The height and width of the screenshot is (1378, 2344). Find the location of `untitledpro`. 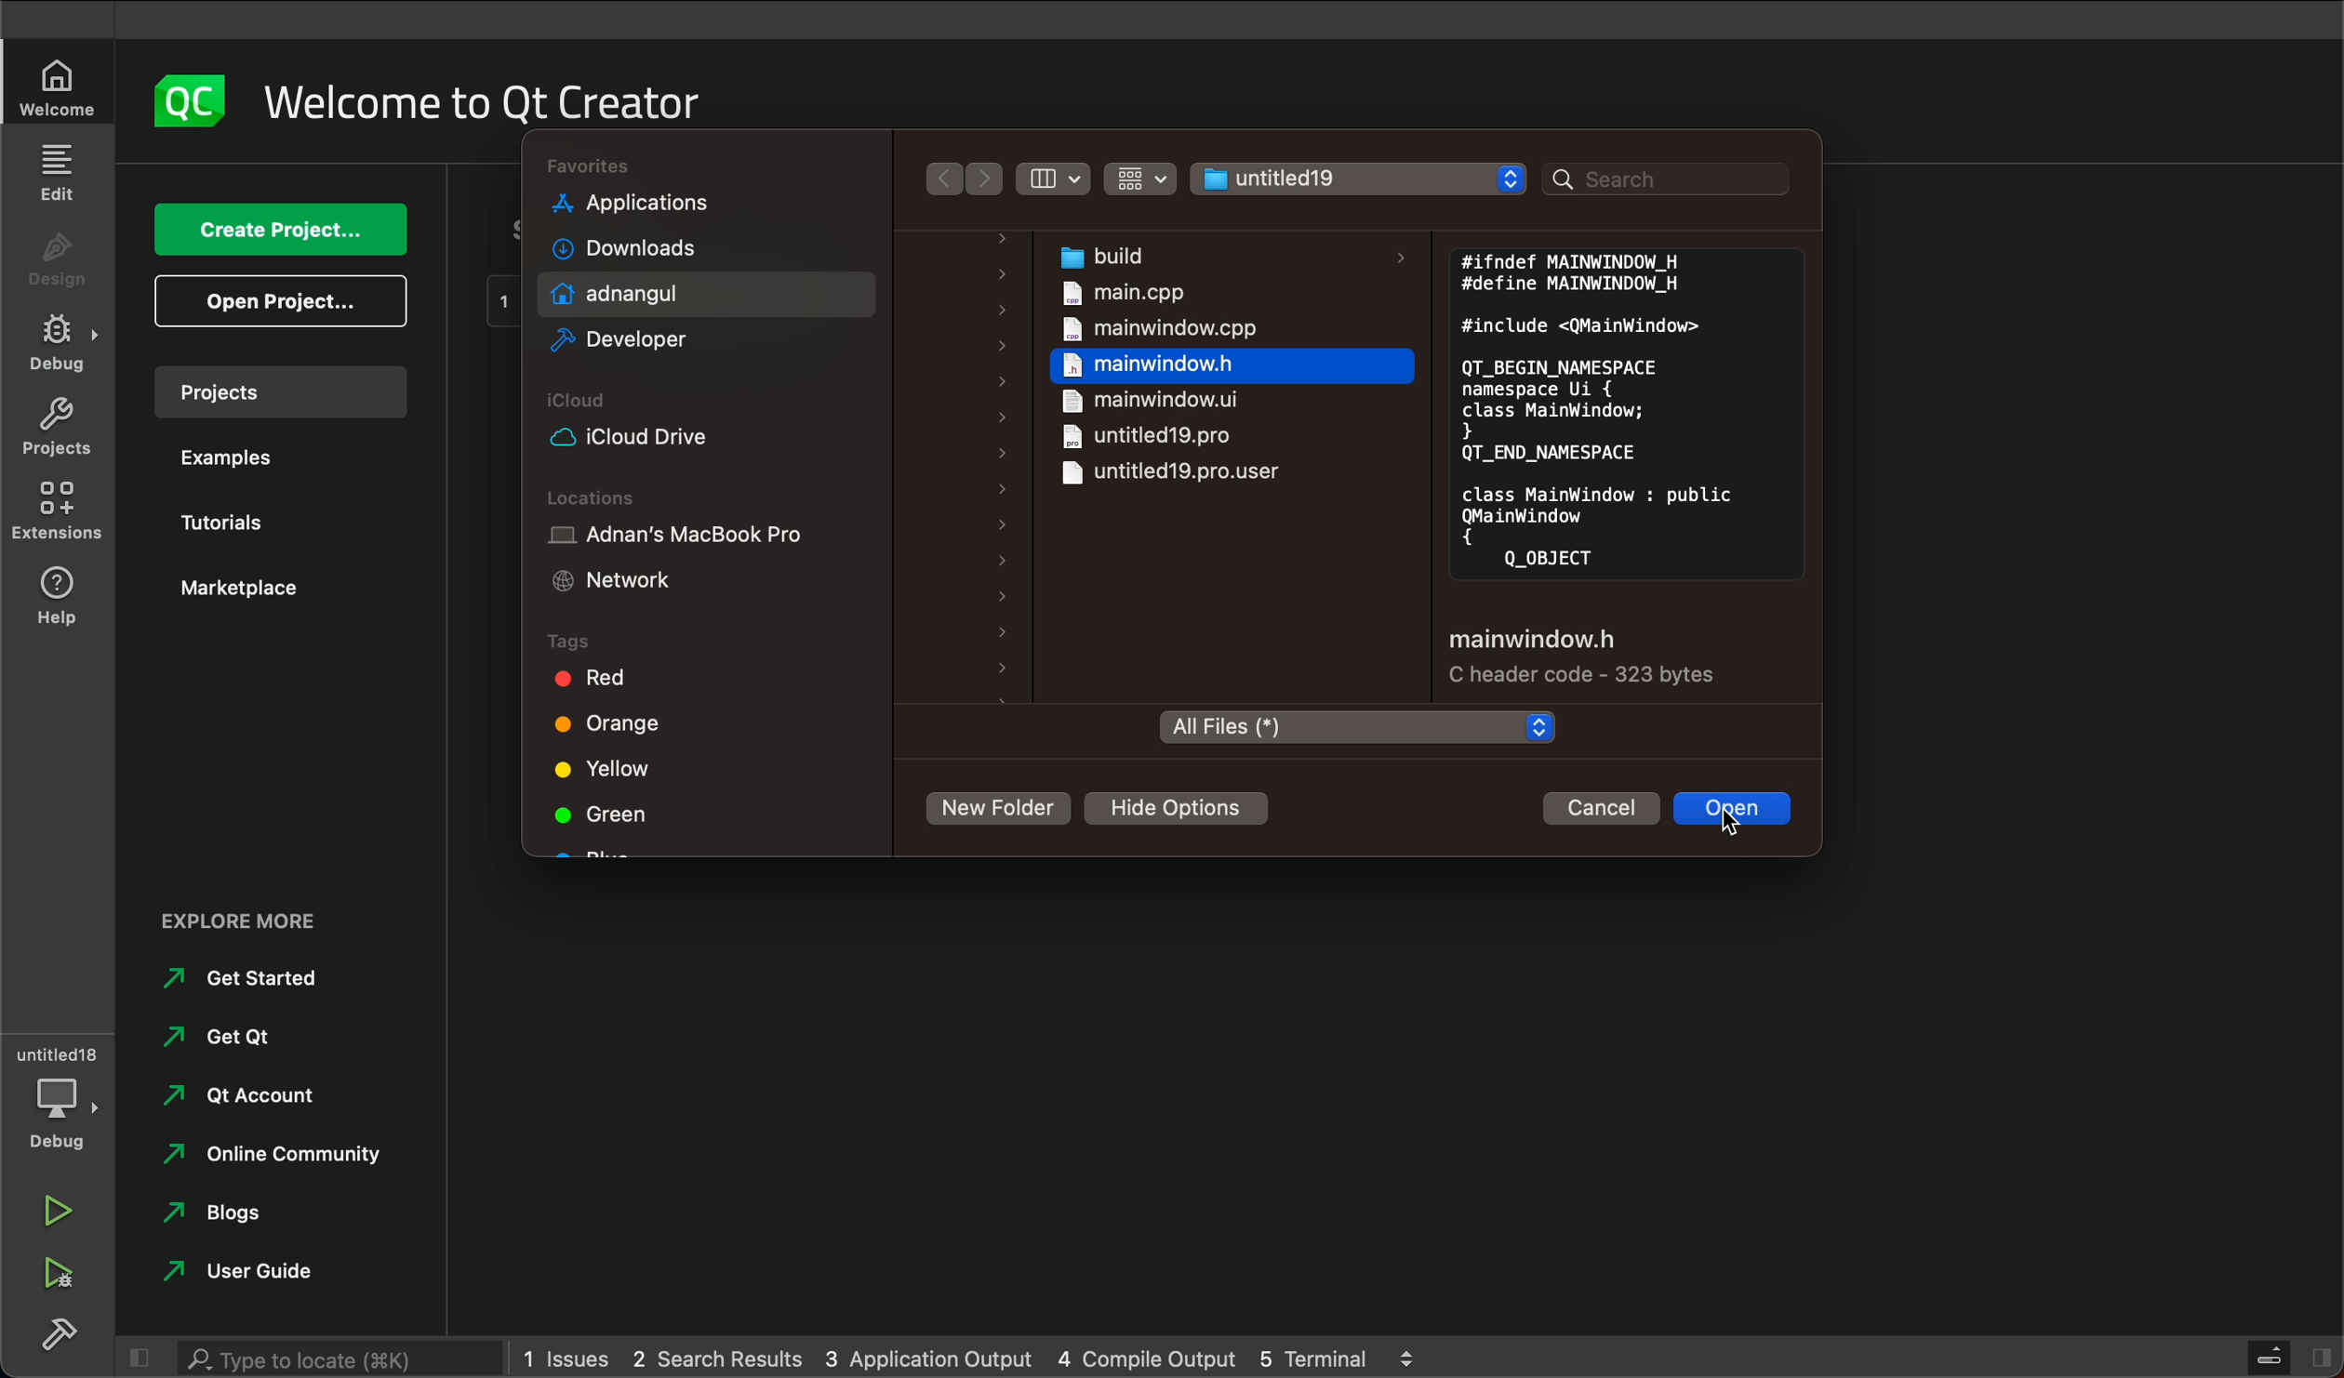

untitledpro is located at coordinates (1161, 438).